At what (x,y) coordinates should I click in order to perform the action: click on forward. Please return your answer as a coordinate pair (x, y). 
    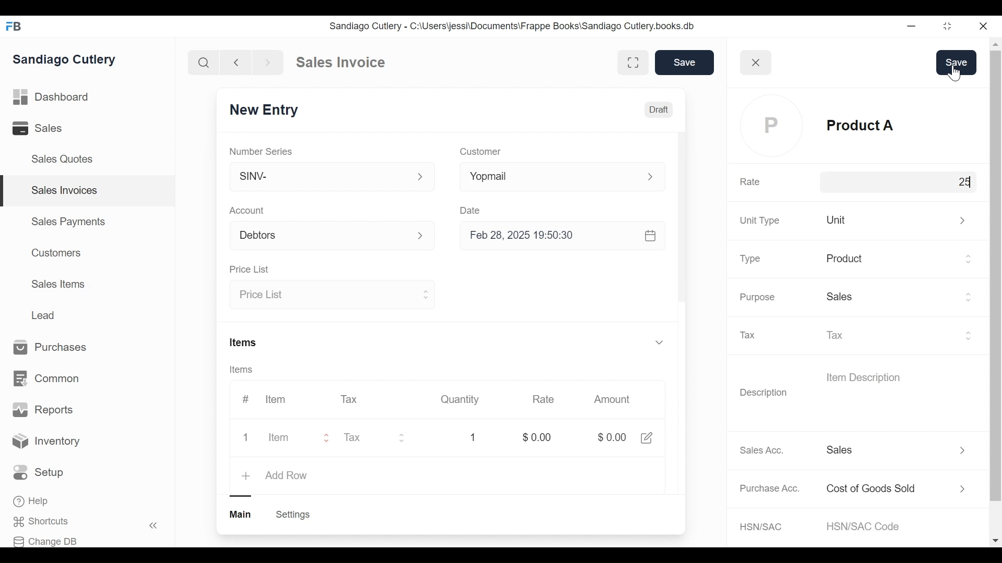
    Looking at the image, I should click on (268, 62).